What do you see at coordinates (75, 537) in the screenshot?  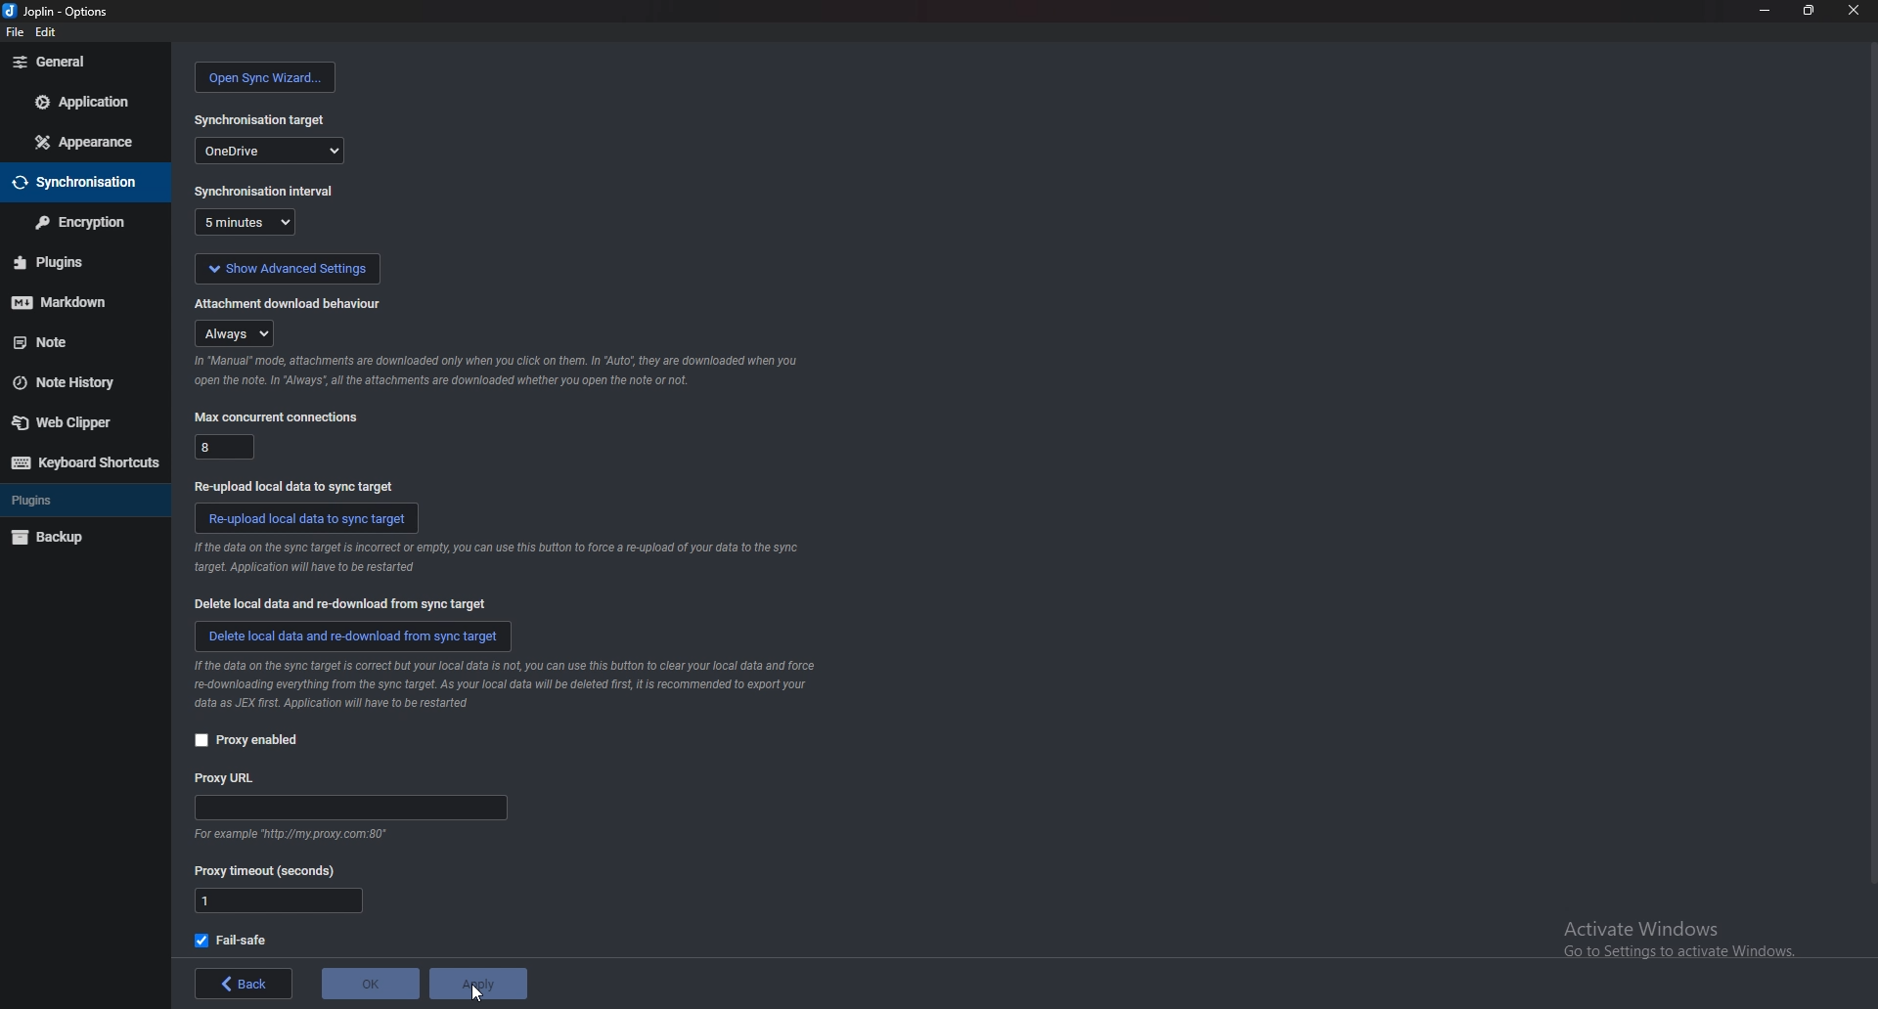 I see `backup` at bounding box center [75, 537].